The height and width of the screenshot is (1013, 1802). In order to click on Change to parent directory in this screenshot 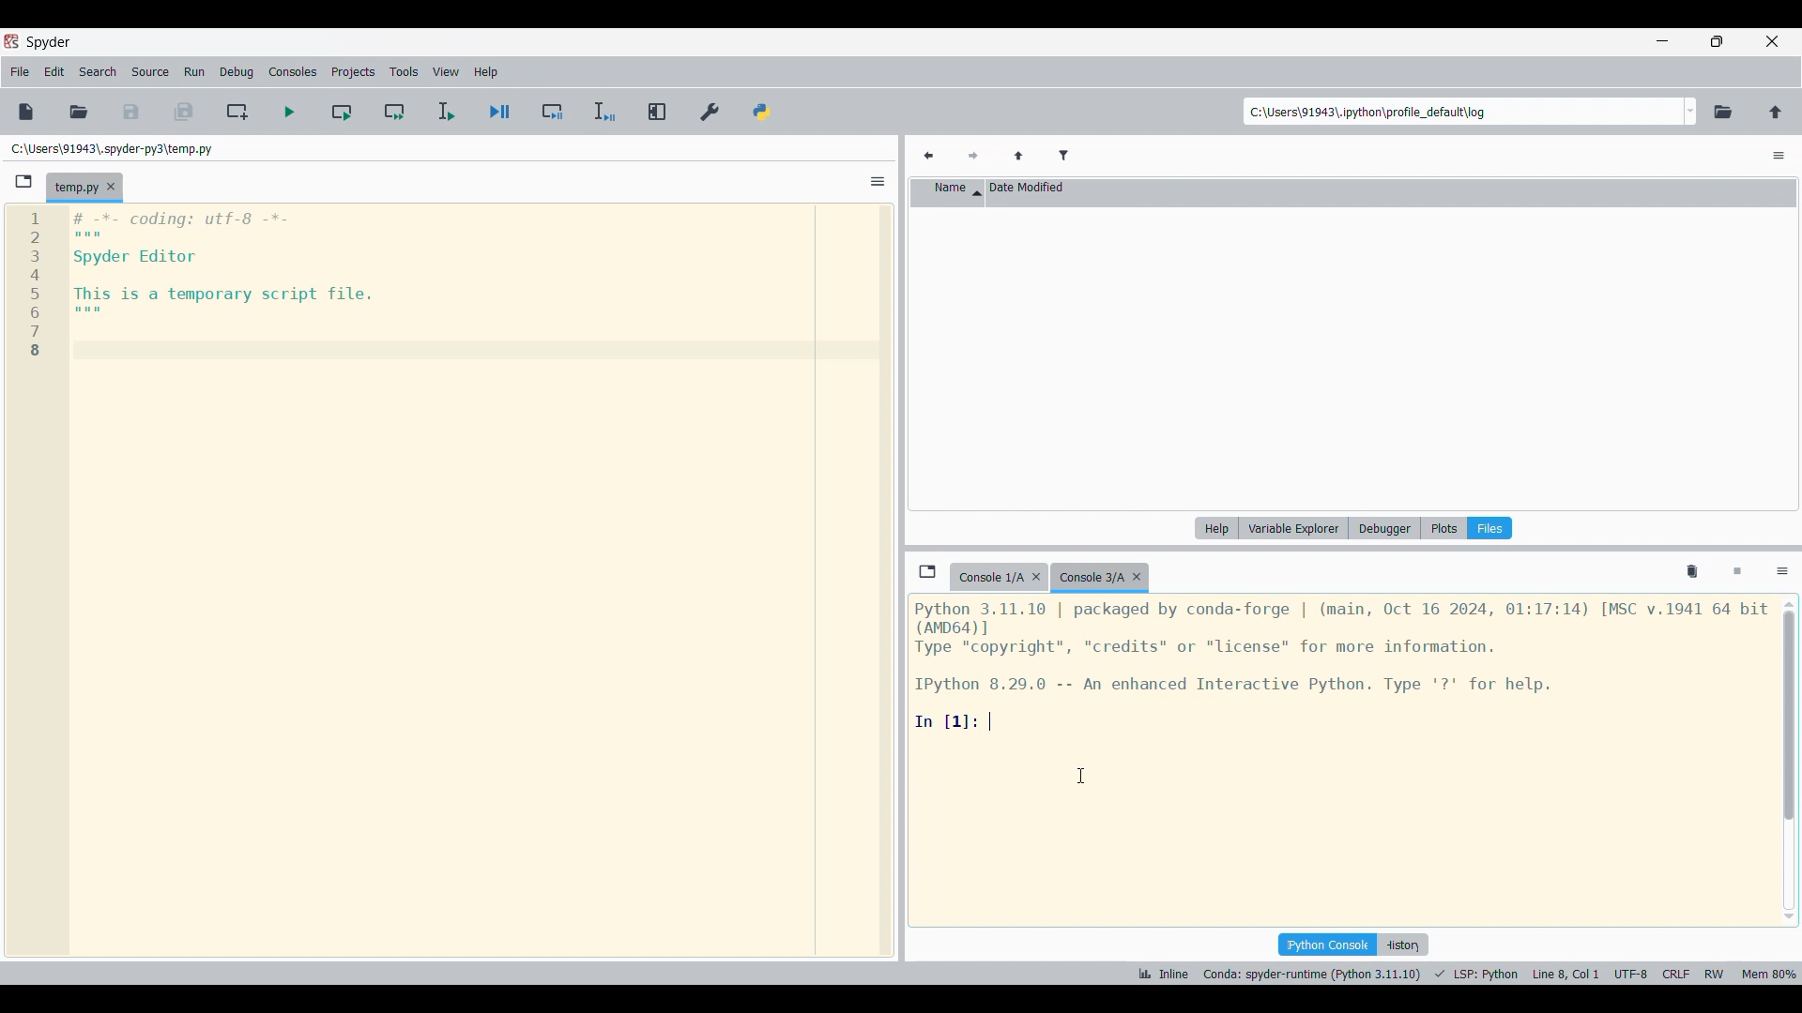, I will do `click(1776, 113)`.